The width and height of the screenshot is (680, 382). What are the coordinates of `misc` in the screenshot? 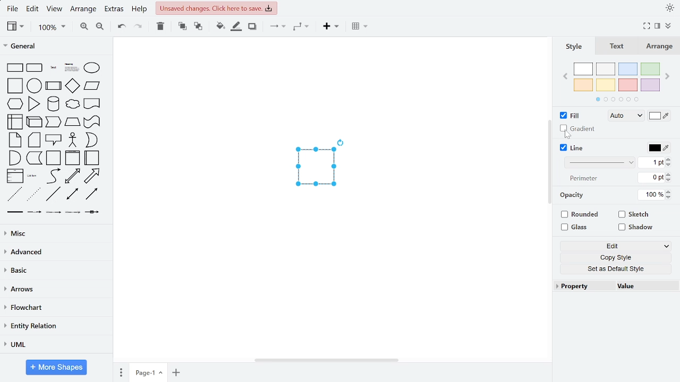 It's located at (54, 235).